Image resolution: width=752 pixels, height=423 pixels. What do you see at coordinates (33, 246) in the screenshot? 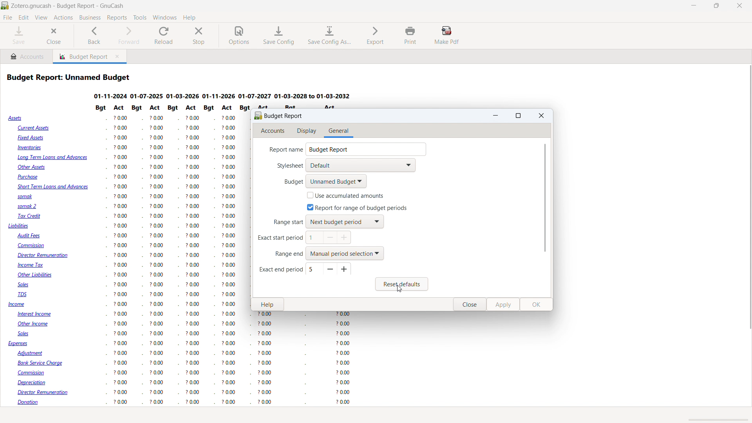
I see `Commission` at bounding box center [33, 246].